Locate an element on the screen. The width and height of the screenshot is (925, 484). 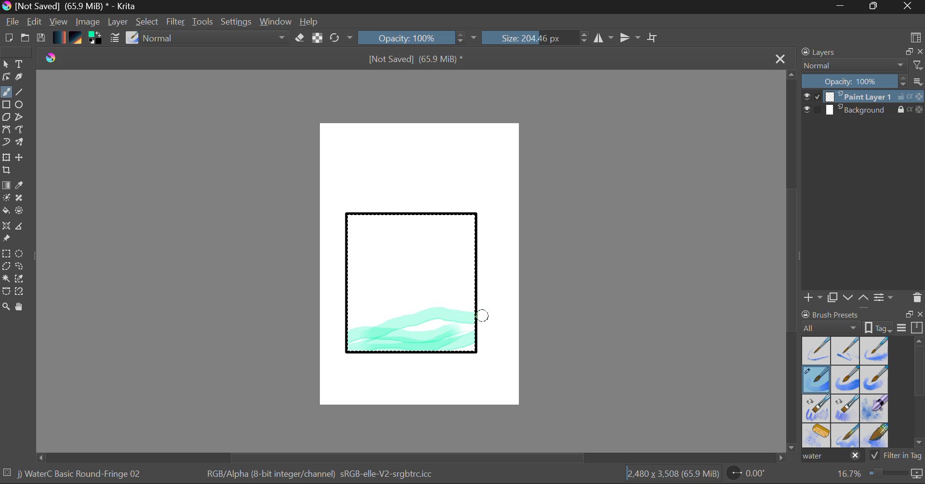
MOUSE_UP Stroke 4 is located at coordinates (484, 318).